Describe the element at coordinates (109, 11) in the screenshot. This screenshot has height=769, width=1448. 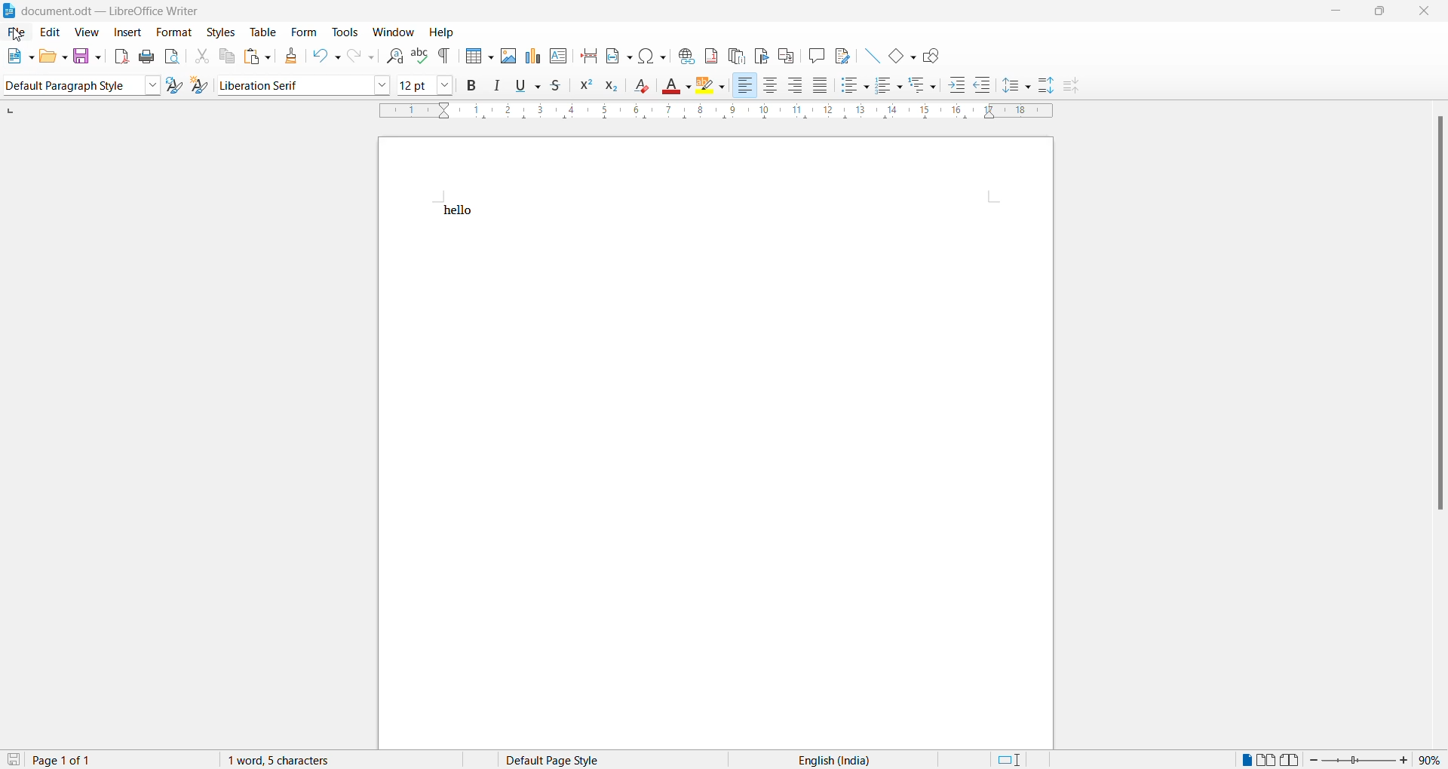
I see `document.odt - libreoffice writer` at that location.